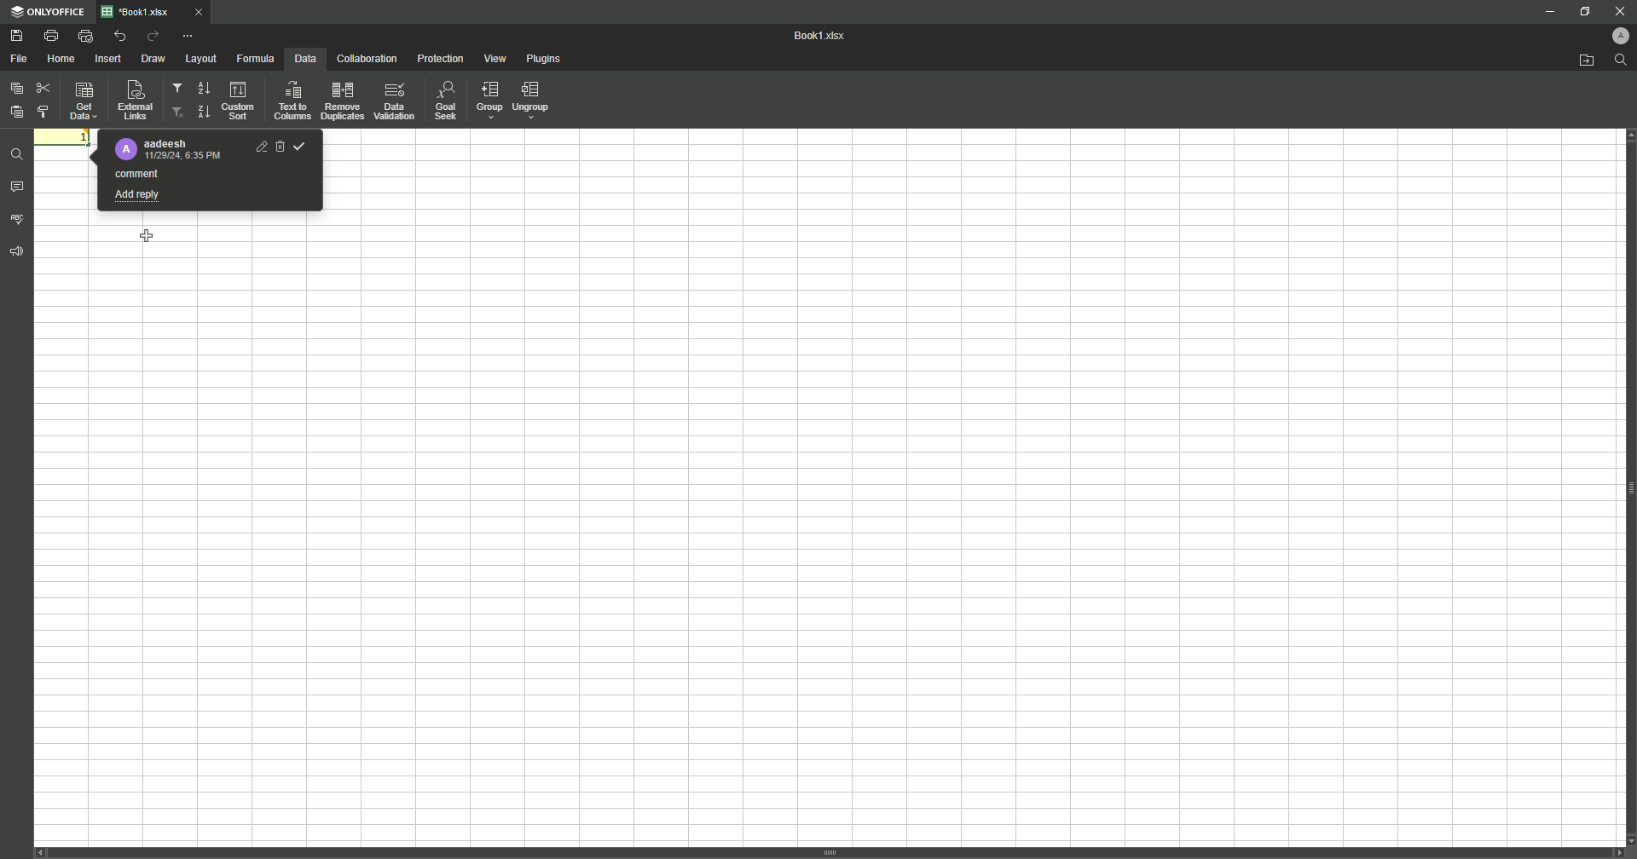 This screenshot has height=859, width=1637. Describe the element at coordinates (84, 35) in the screenshot. I see `Quick Print` at that location.